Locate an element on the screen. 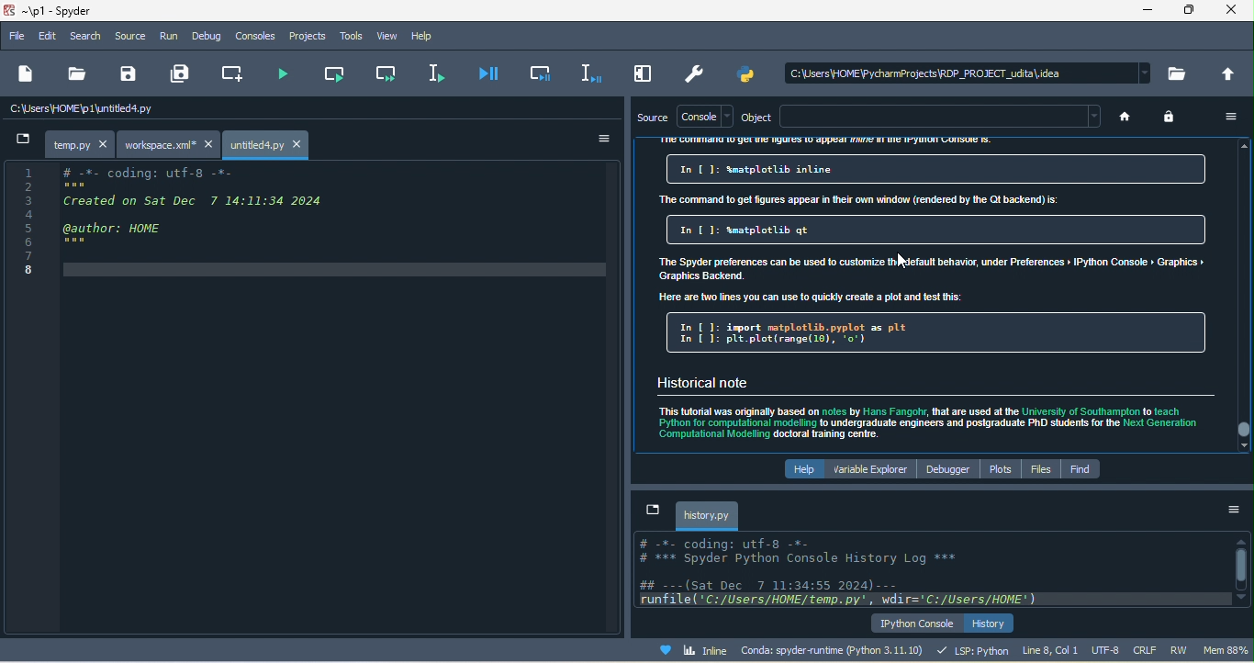 This screenshot has height=663, width=1254. open is located at coordinates (73, 75).